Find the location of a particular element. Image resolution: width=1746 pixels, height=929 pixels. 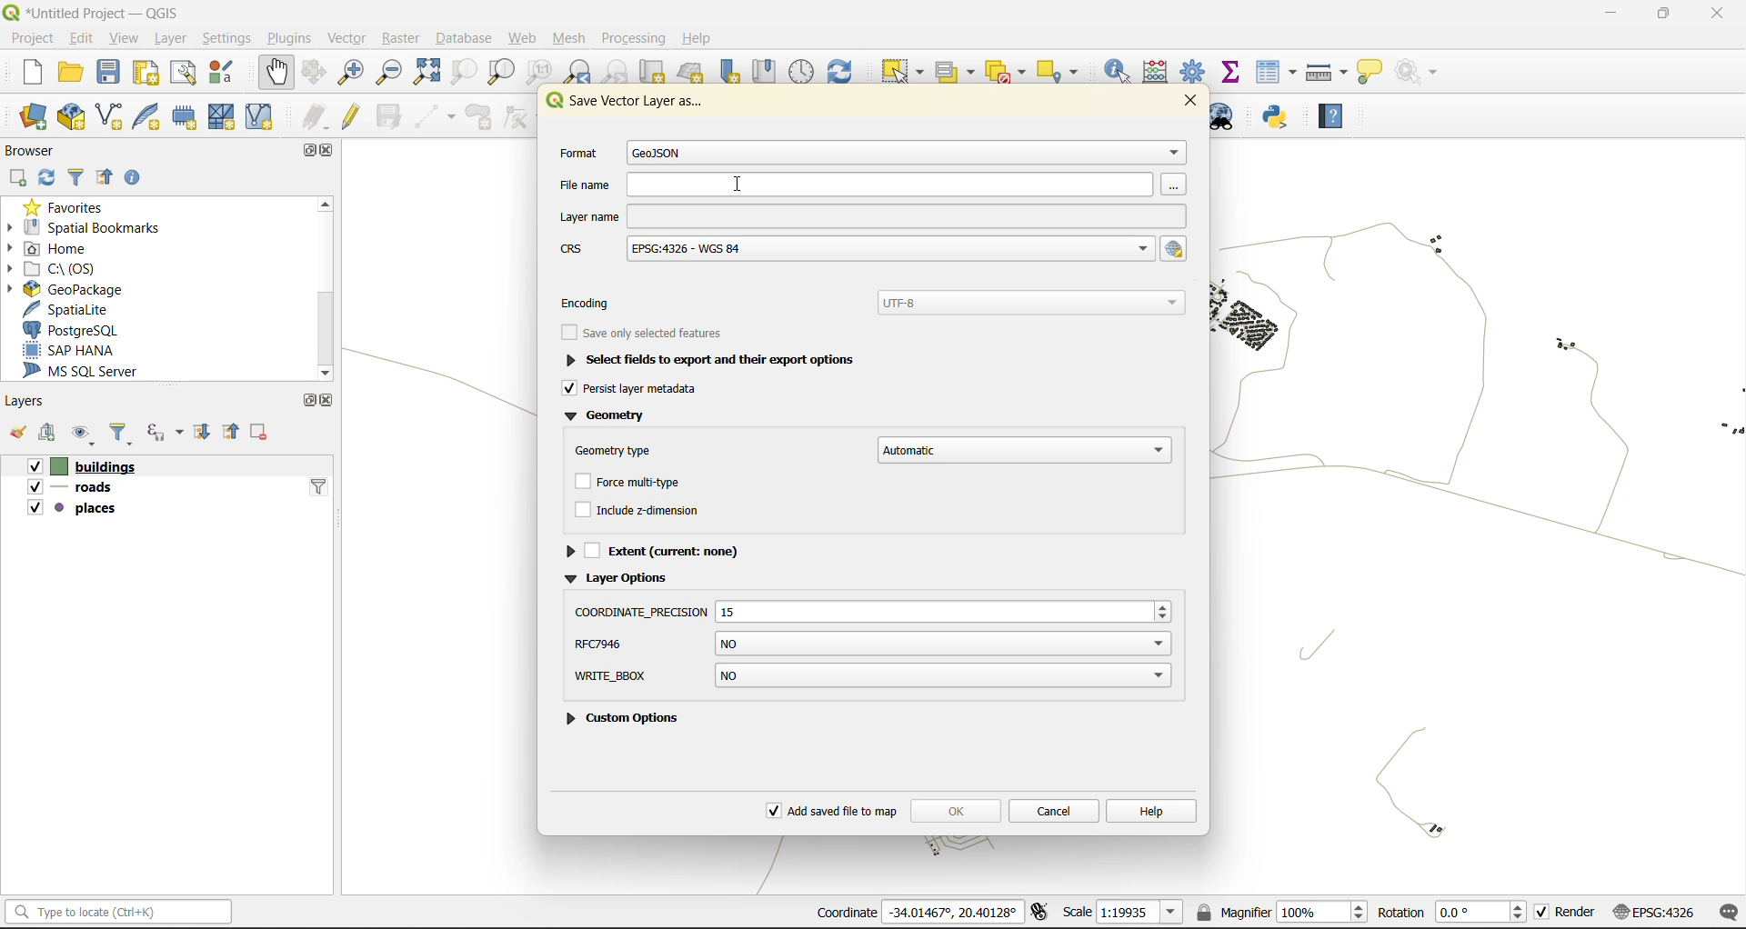

postgresql is located at coordinates (76, 330).